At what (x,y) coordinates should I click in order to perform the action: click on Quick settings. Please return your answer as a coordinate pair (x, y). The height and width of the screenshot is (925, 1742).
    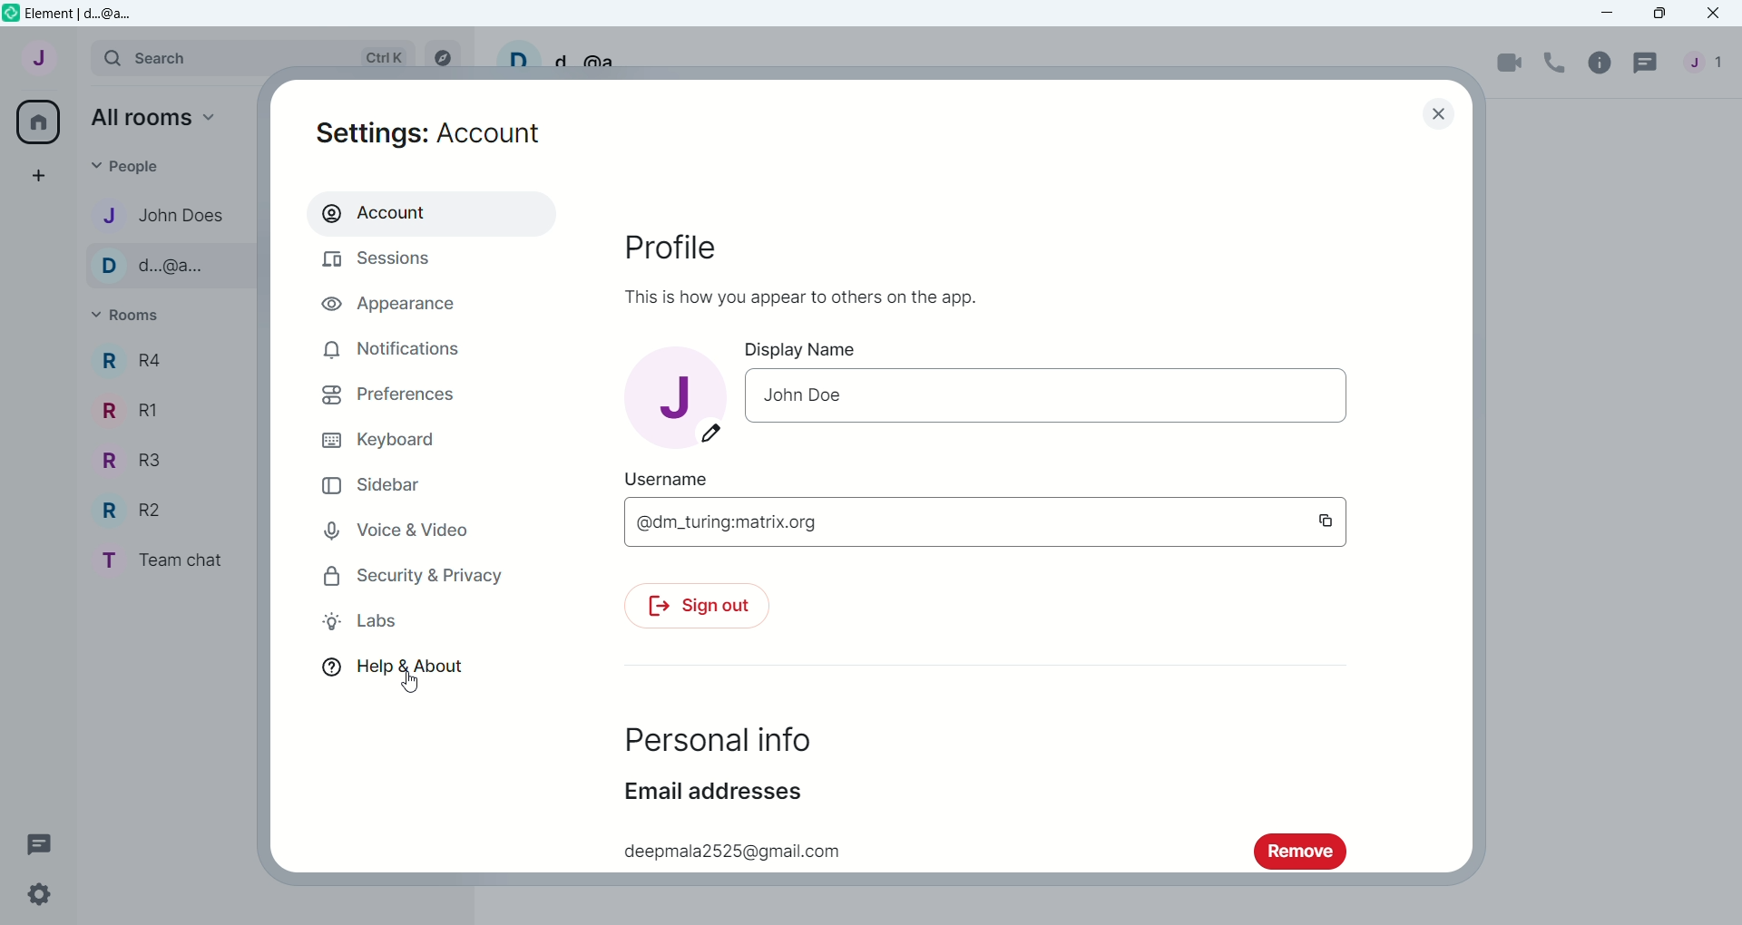
    Looking at the image, I should click on (50, 893).